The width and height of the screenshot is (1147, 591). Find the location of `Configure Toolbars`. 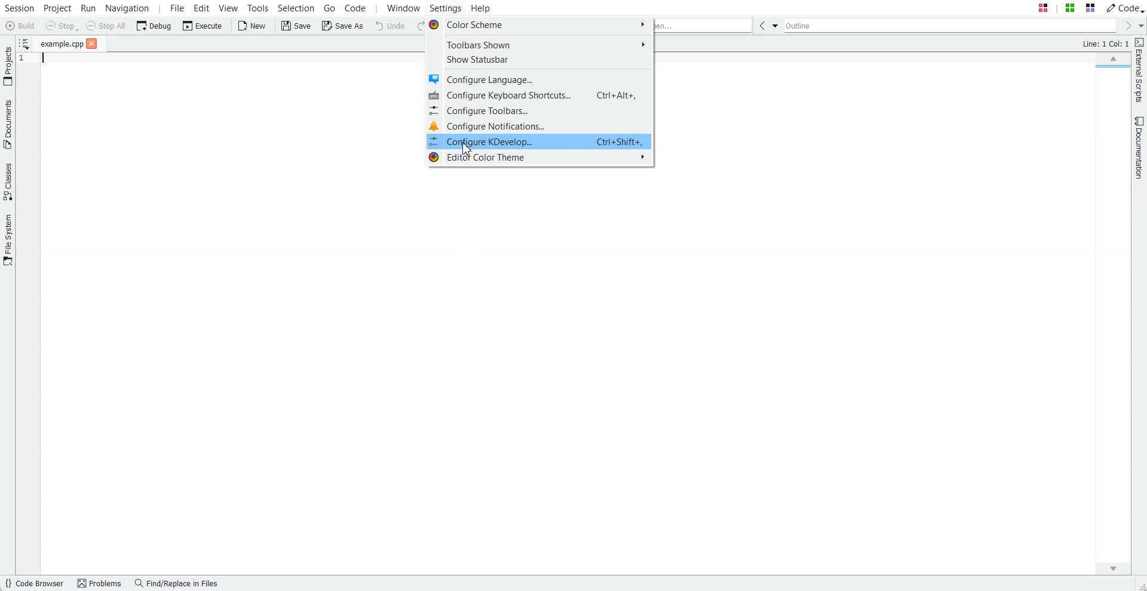

Configure Toolbars is located at coordinates (540, 110).